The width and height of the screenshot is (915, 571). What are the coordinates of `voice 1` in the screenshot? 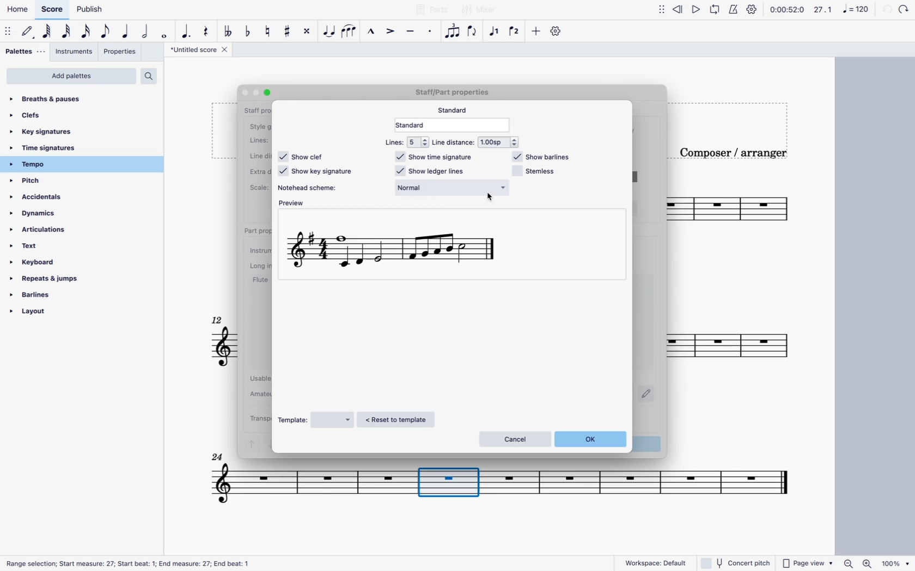 It's located at (495, 30).